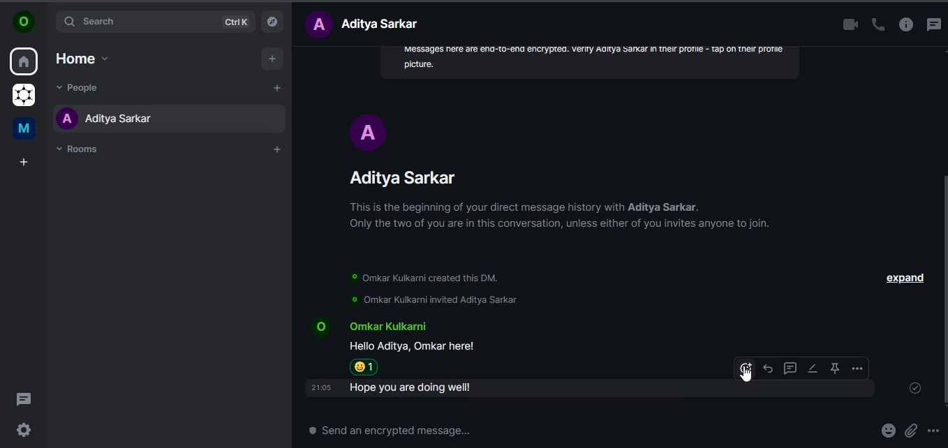 The height and width of the screenshot is (448, 948). I want to click on scroll bar, so click(942, 289).